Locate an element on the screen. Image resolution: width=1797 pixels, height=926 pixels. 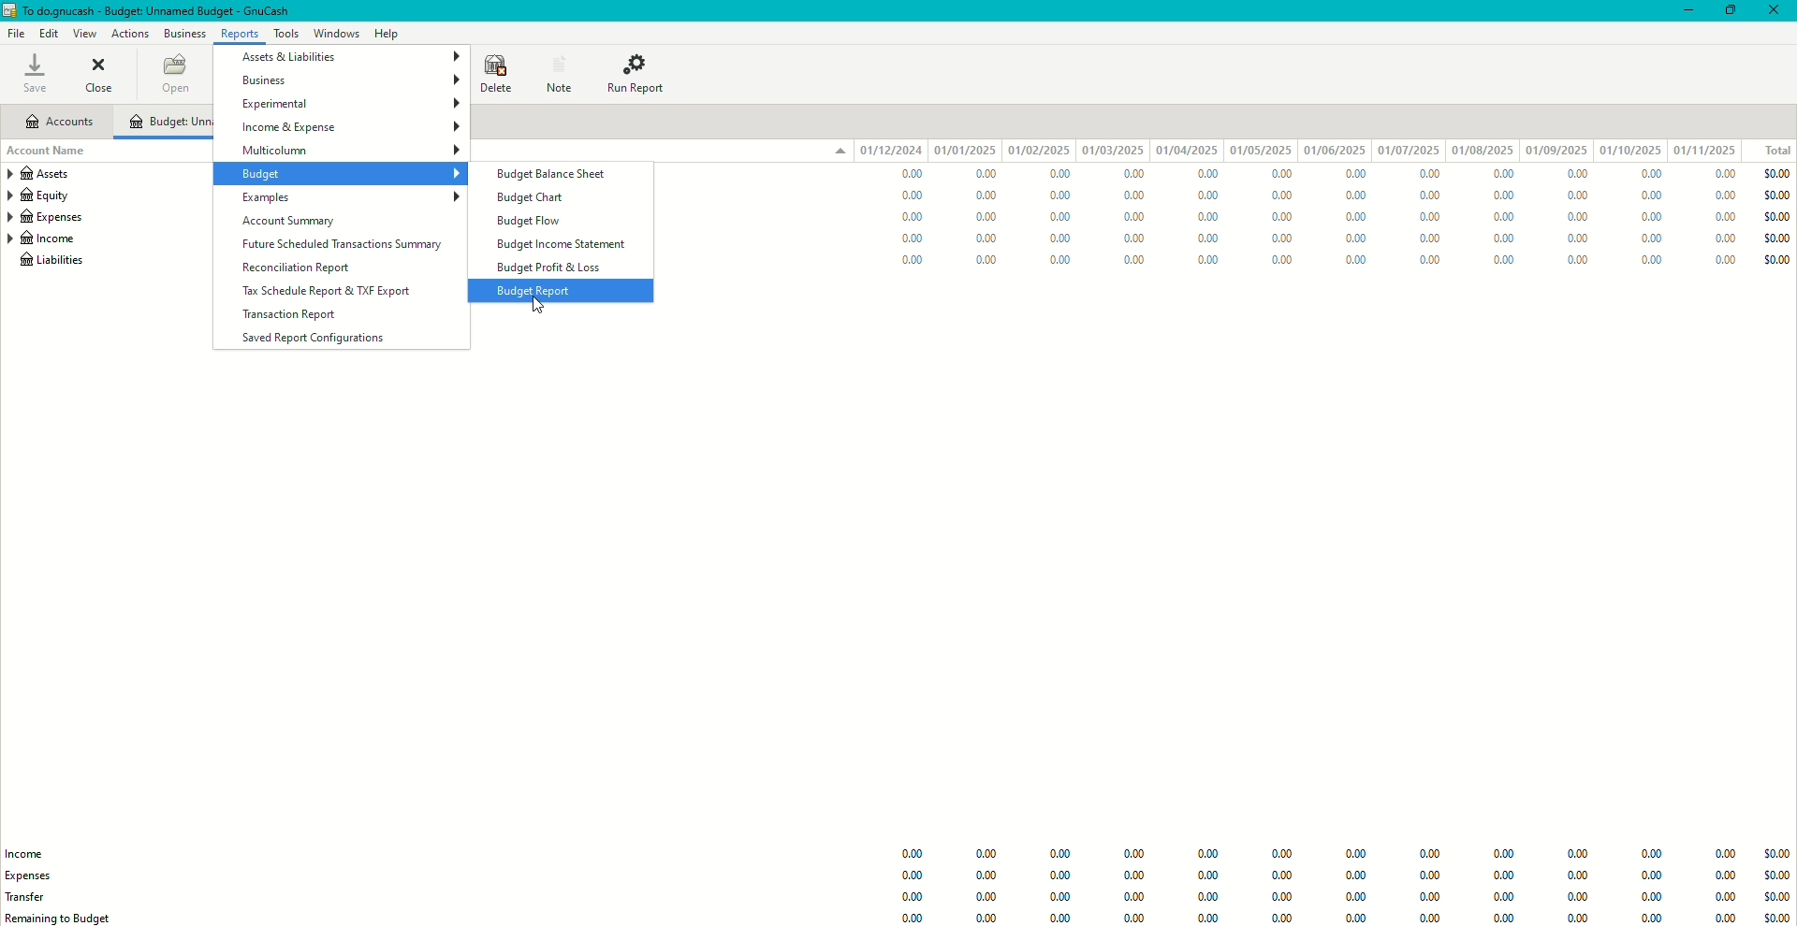
0.00 is located at coordinates (1574, 900).